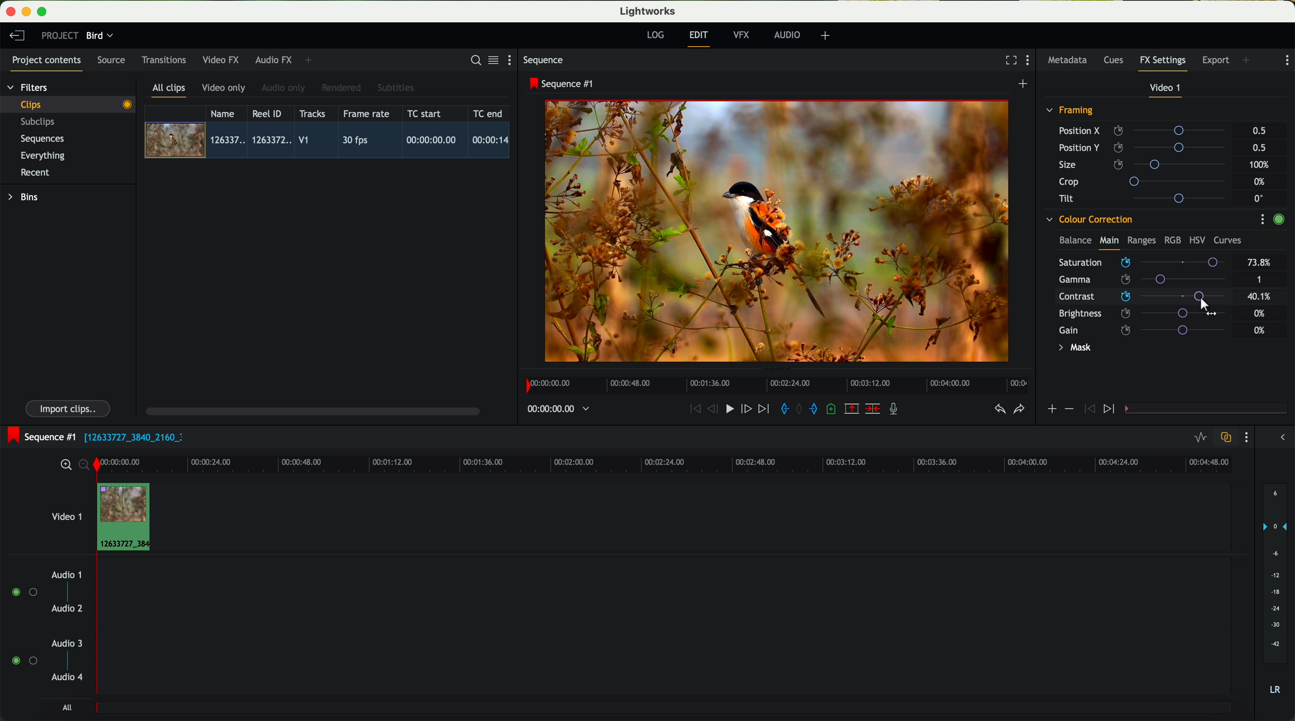  Describe the element at coordinates (39, 437) in the screenshot. I see `sequence #1` at that location.